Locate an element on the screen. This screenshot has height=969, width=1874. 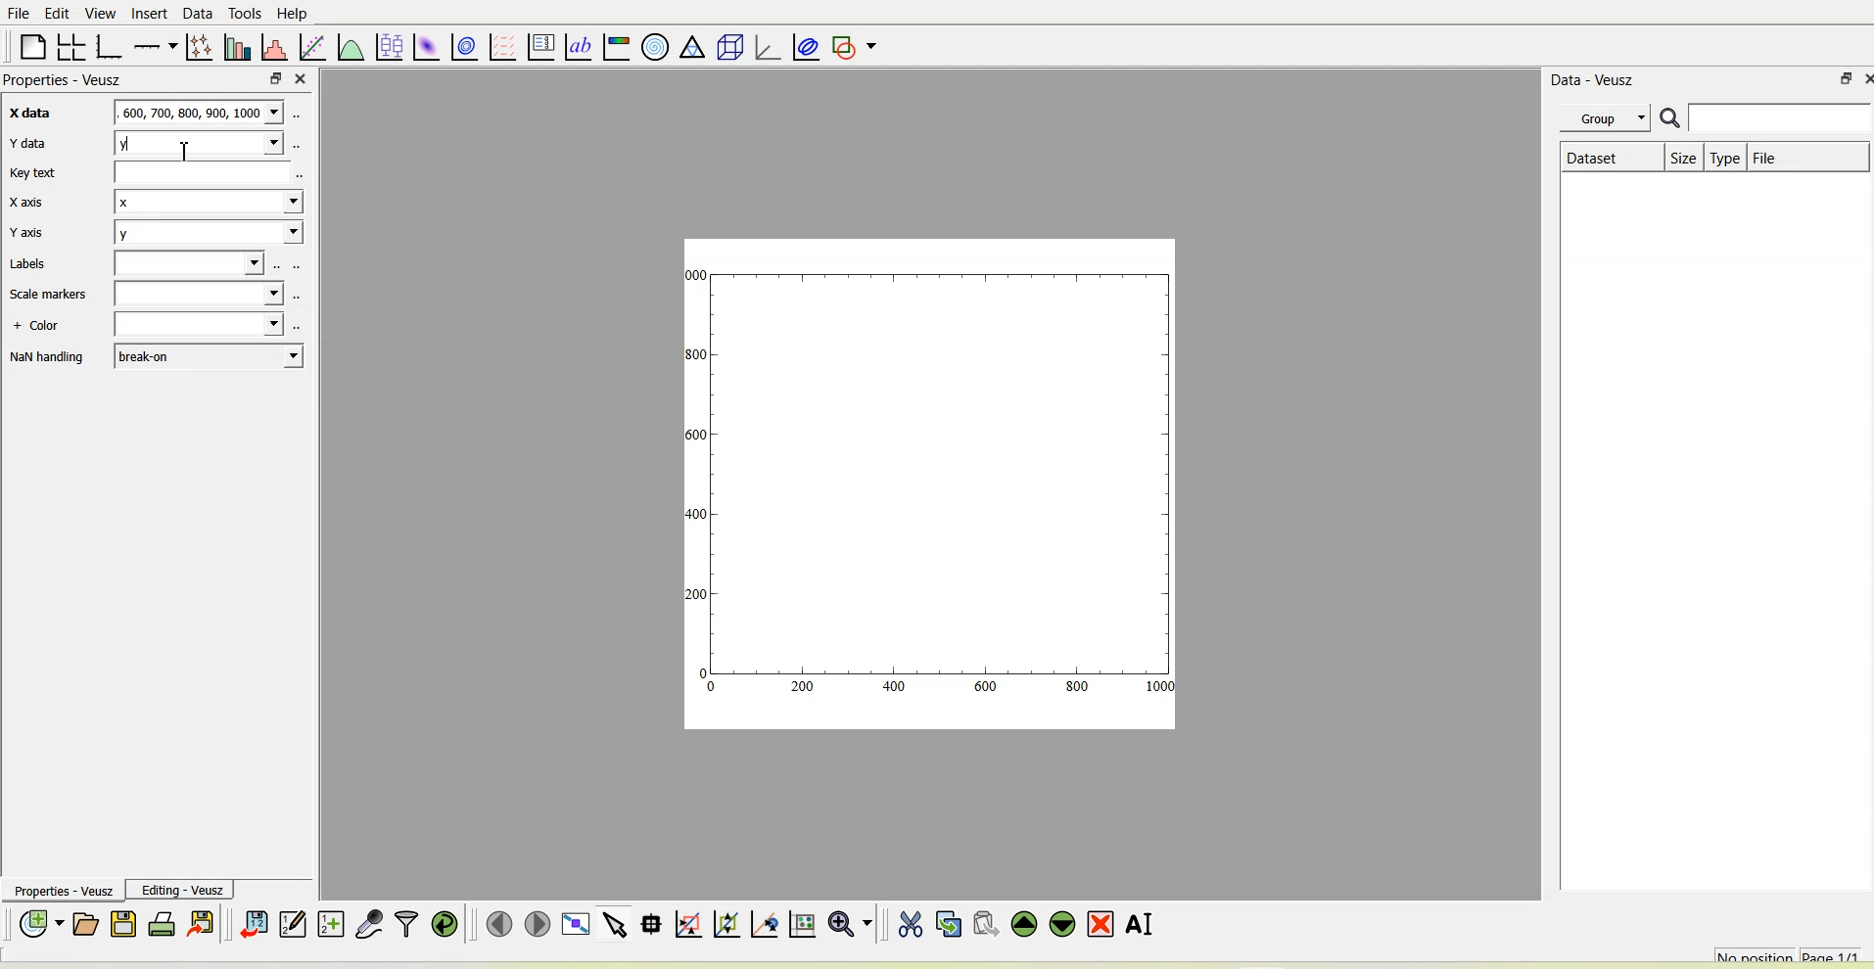
Blank page is located at coordinates (33, 47).